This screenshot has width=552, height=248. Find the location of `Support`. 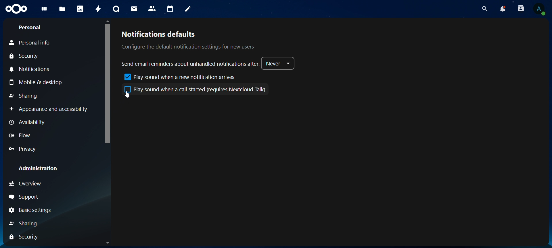

Support is located at coordinates (23, 197).